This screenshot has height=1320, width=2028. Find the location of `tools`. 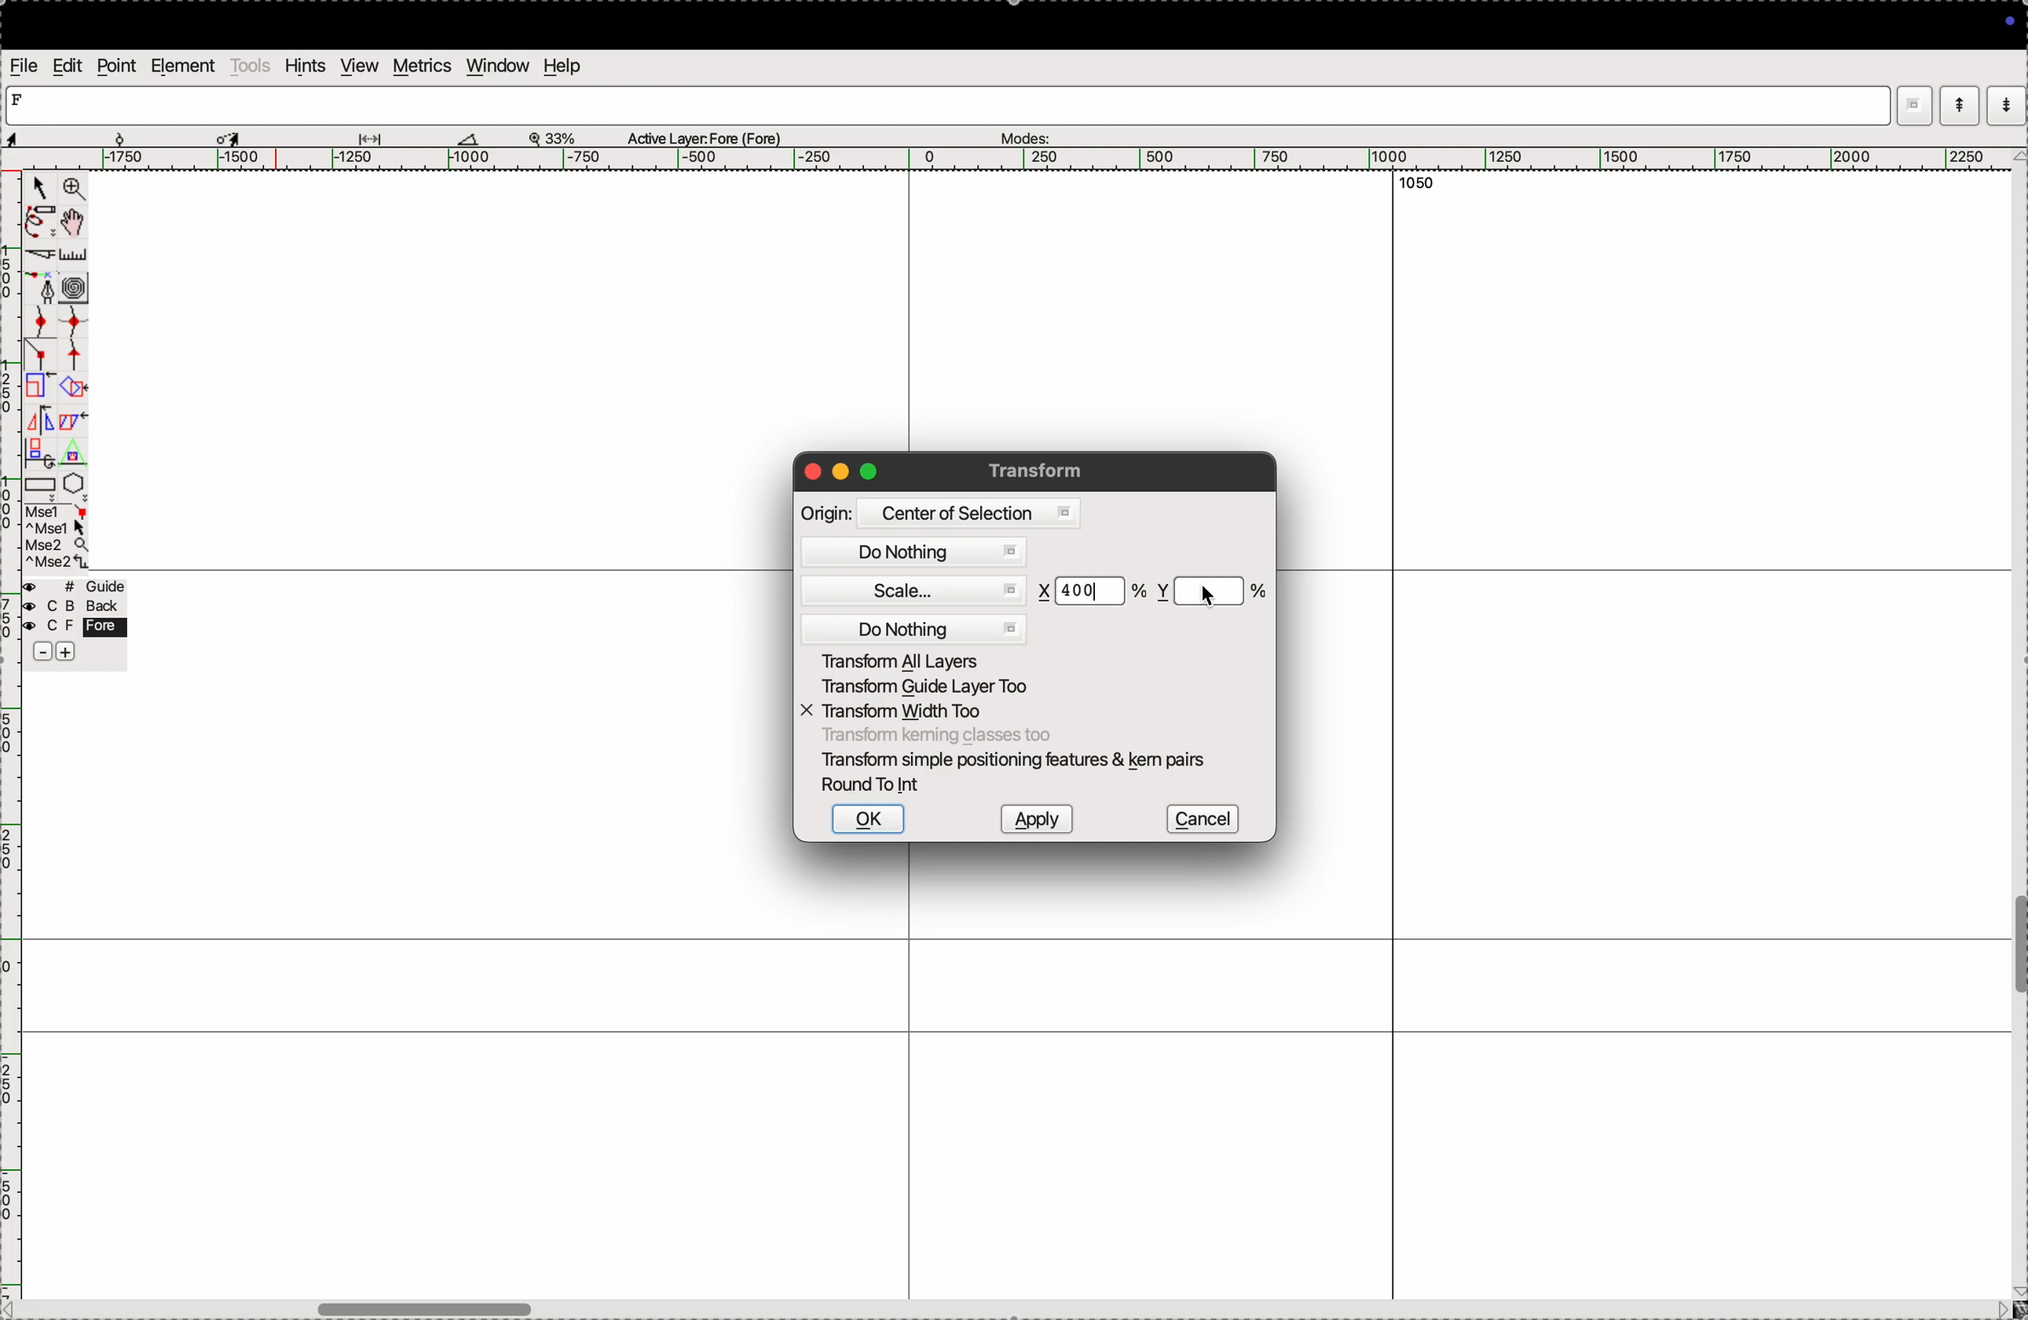

tools is located at coordinates (251, 65).